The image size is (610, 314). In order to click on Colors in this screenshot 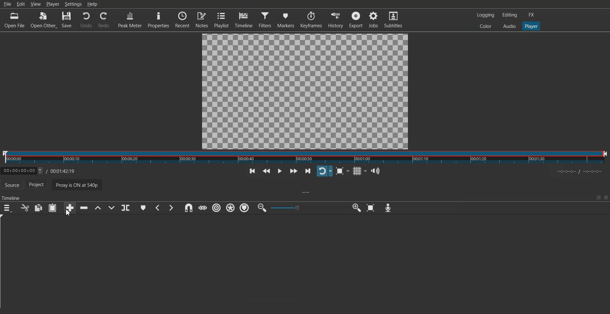, I will do `click(485, 26)`.